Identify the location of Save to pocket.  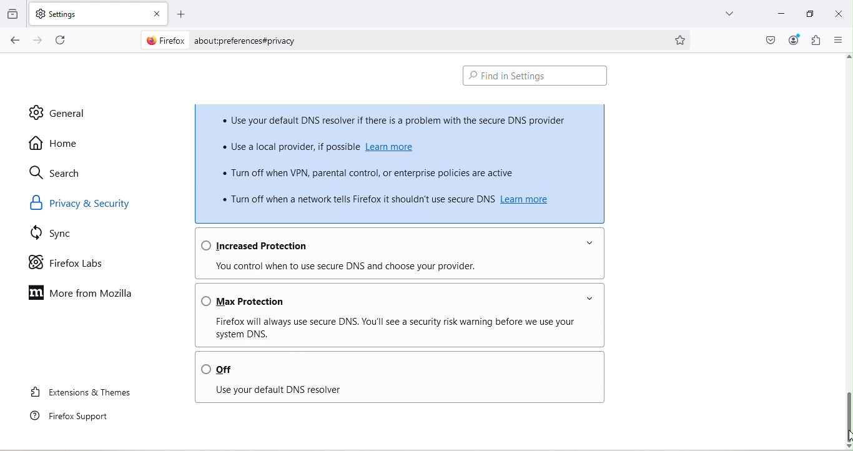
(767, 39).